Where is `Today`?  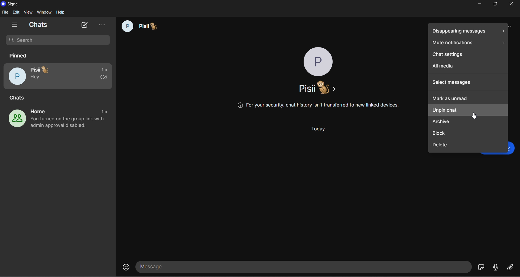
Today is located at coordinates (308, 129).